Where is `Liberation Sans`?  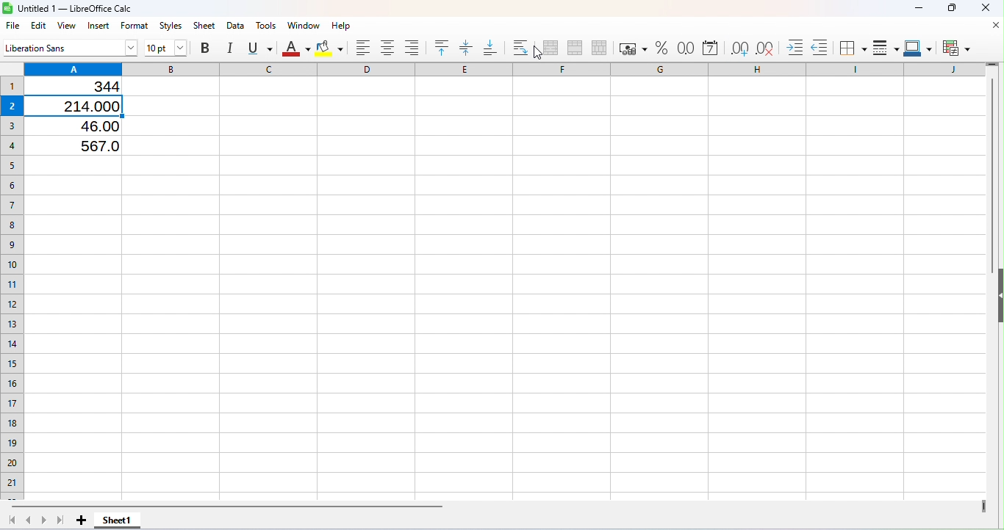 Liberation Sans is located at coordinates (71, 48).